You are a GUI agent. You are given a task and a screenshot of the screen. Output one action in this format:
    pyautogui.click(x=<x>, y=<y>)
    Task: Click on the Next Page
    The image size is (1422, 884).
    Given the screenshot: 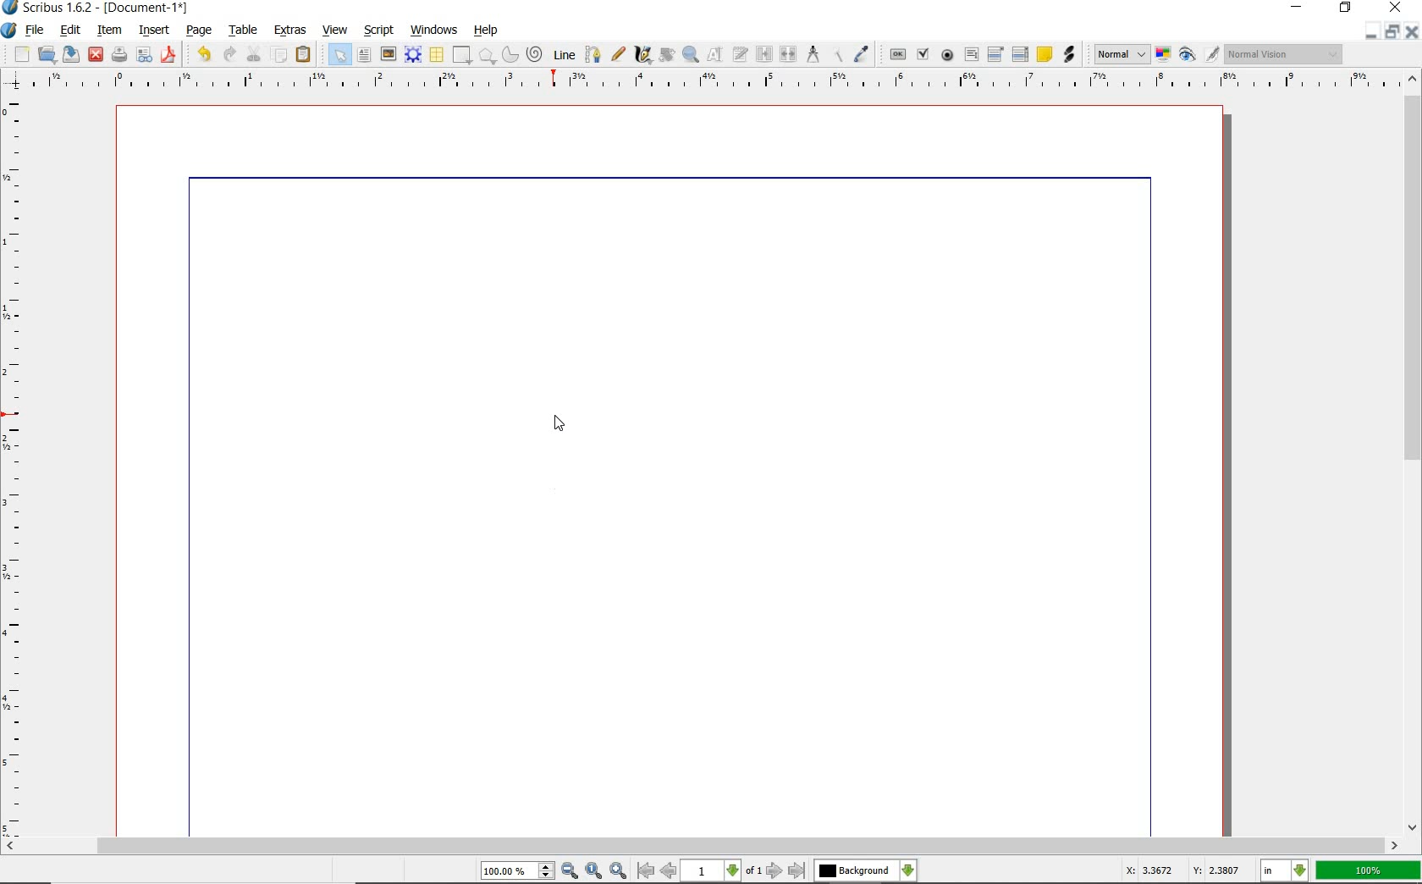 What is the action you would take?
    pyautogui.click(x=775, y=871)
    